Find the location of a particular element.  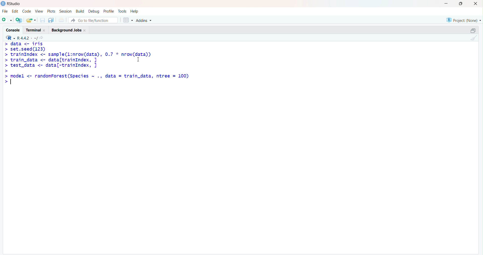

Prompt cursor is located at coordinates (6, 82).